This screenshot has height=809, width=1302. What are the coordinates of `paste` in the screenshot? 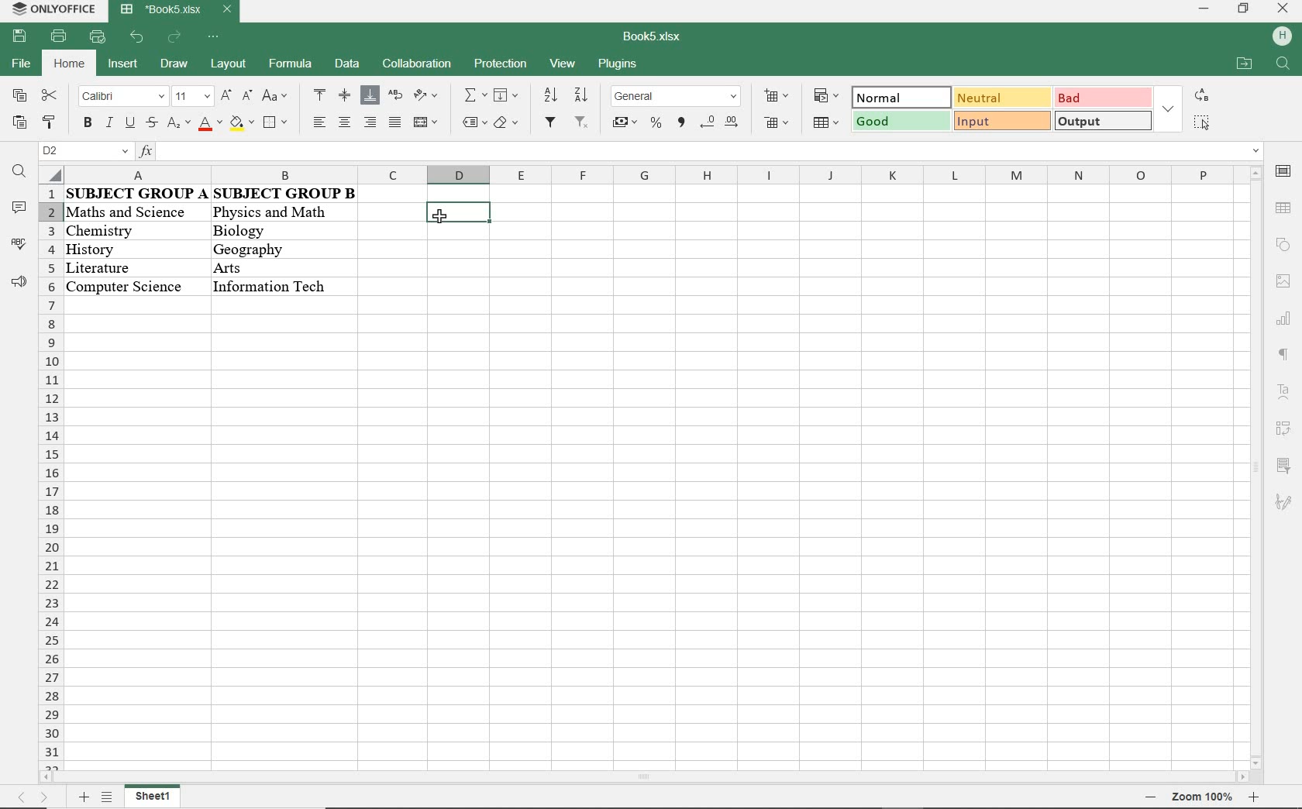 It's located at (18, 123).